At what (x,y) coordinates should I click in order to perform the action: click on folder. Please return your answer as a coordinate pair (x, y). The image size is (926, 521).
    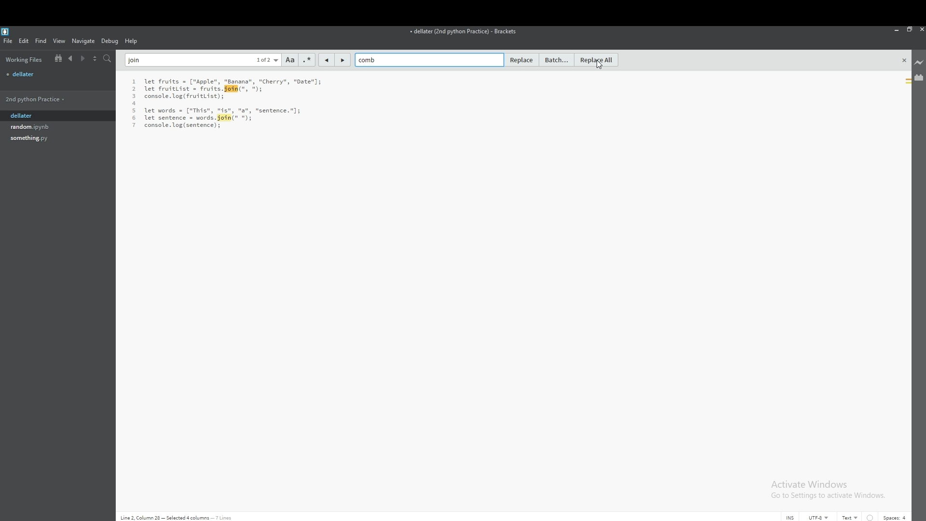
    Looking at the image, I should click on (44, 99).